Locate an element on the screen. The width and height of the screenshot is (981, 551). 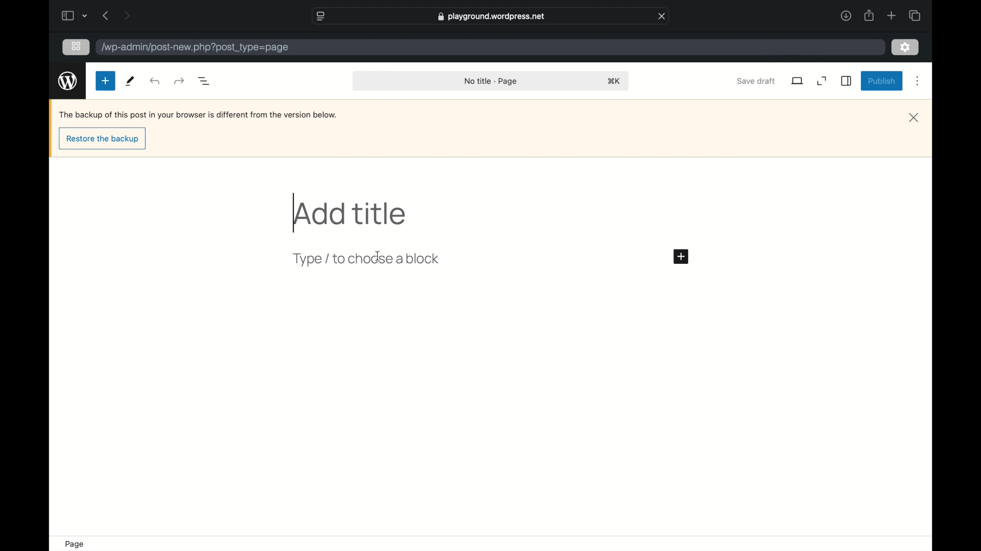
redo is located at coordinates (155, 81).